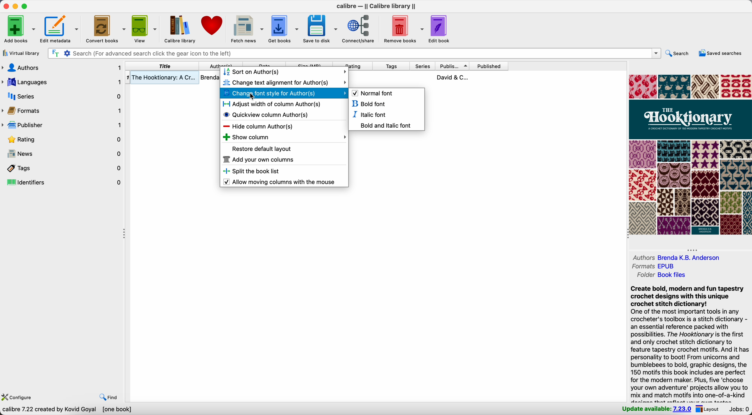 This screenshot has height=415, width=752. I want to click on view, so click(144, 29).